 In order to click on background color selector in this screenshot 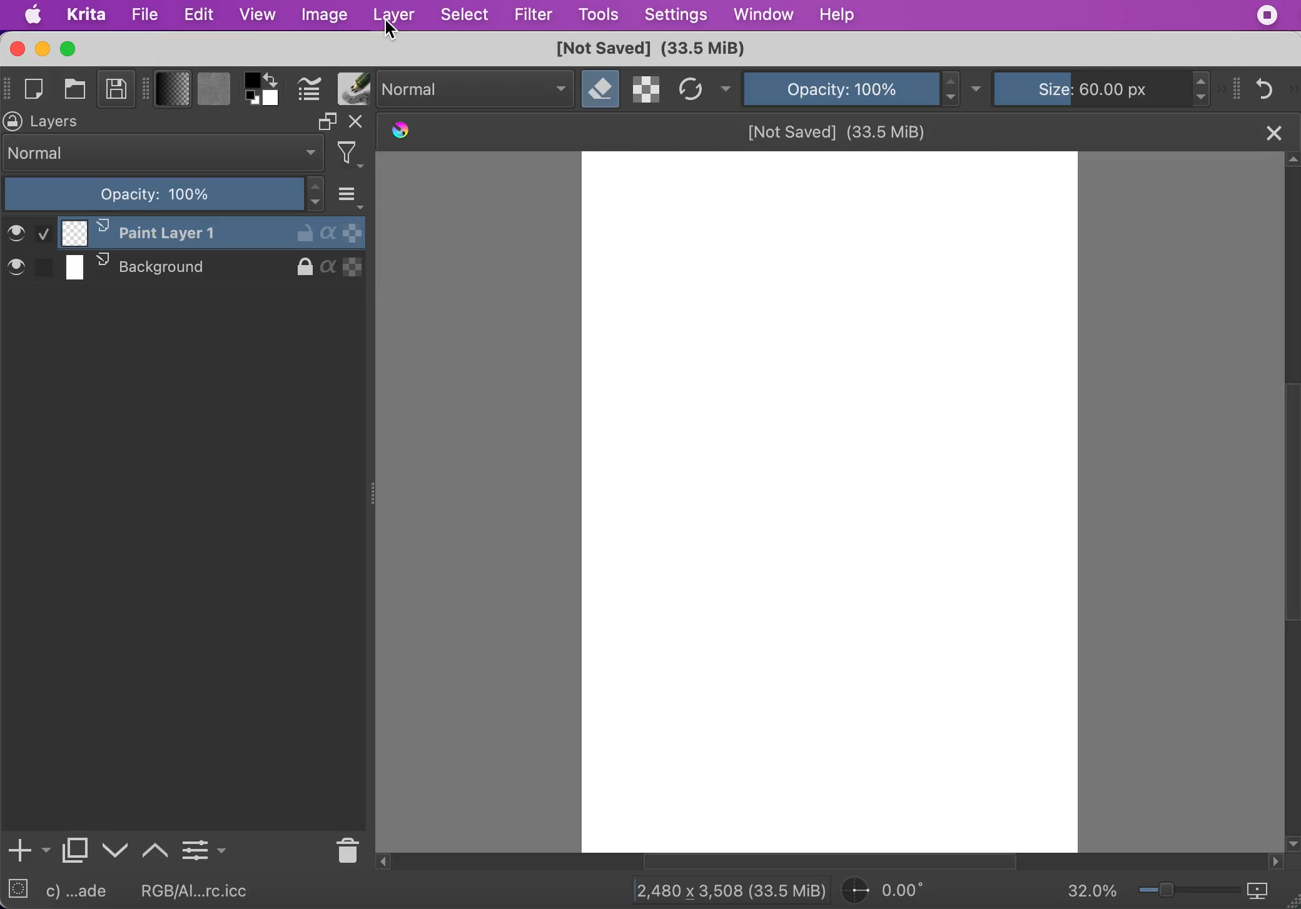, I will do `click(272, 99)`.